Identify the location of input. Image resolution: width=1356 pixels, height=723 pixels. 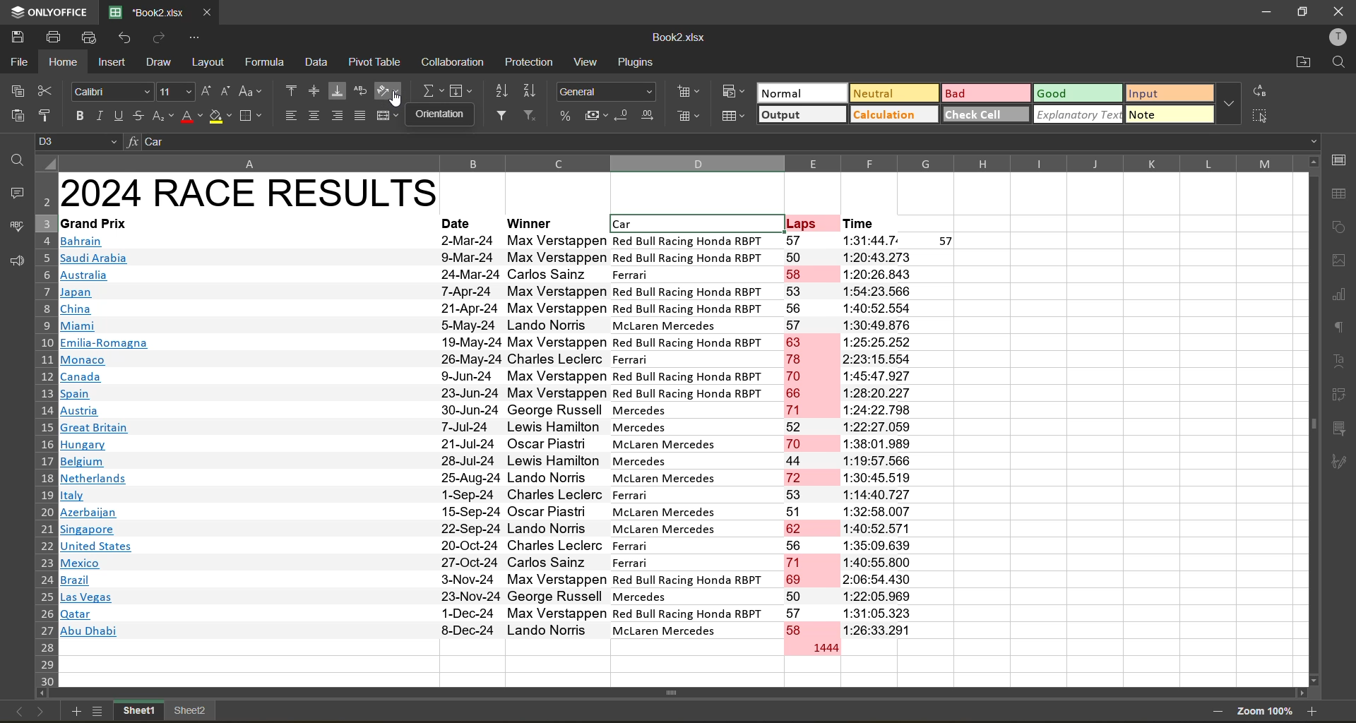
(1170, 93).